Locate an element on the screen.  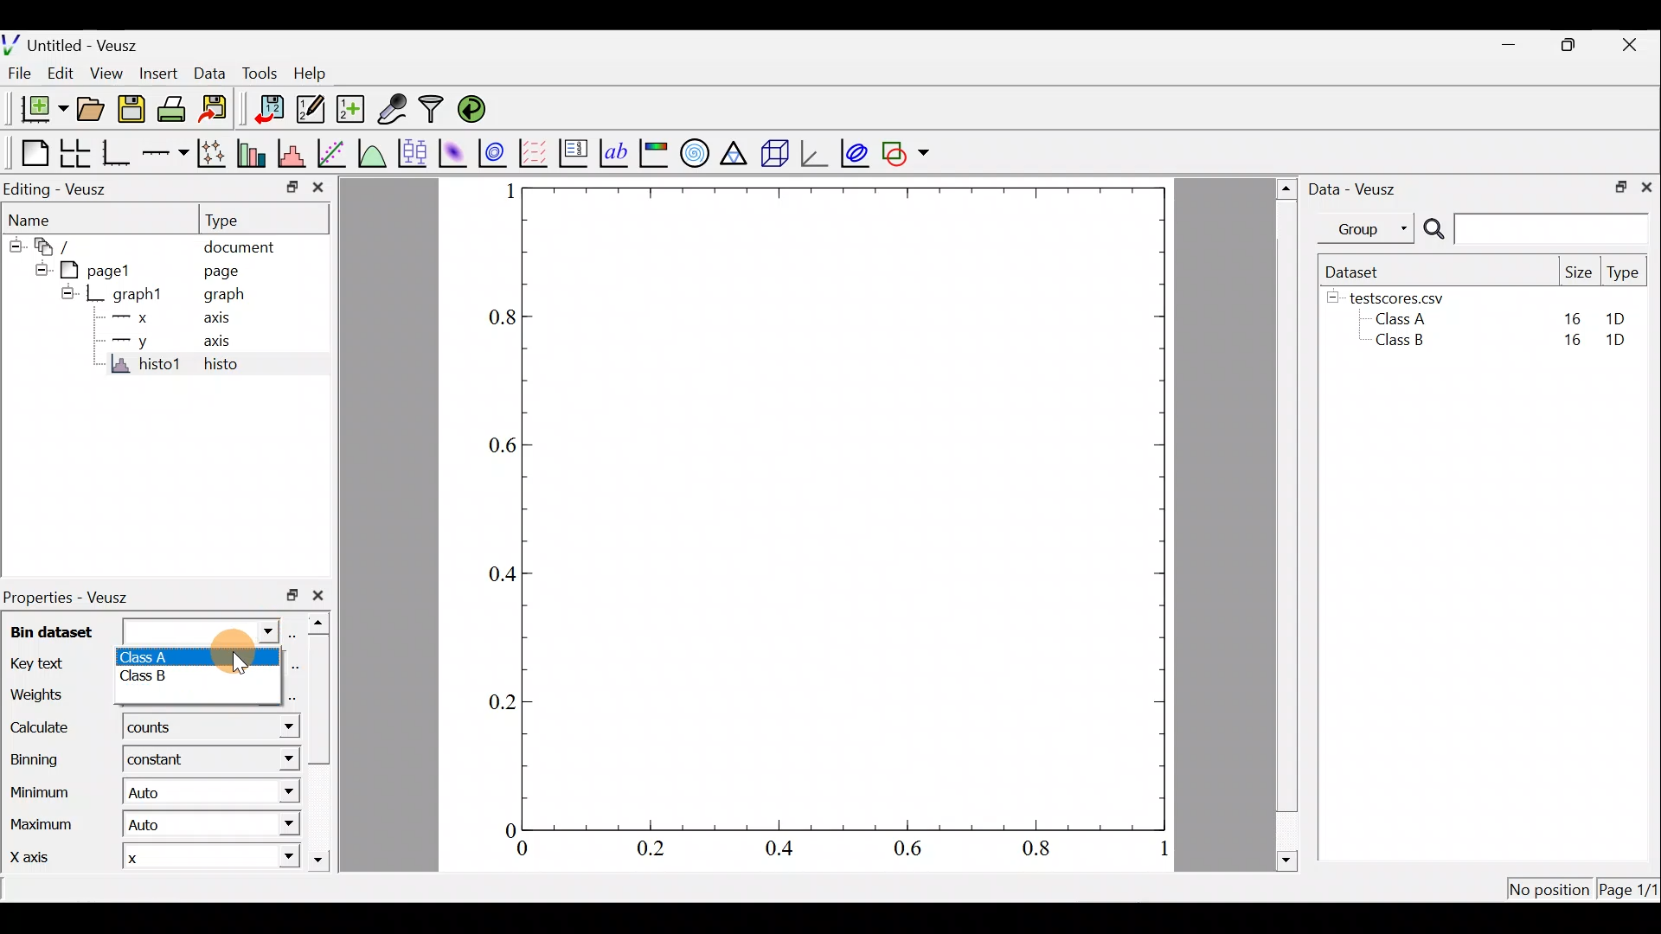
Reload linked datasets is located at coordinates (473, 110).